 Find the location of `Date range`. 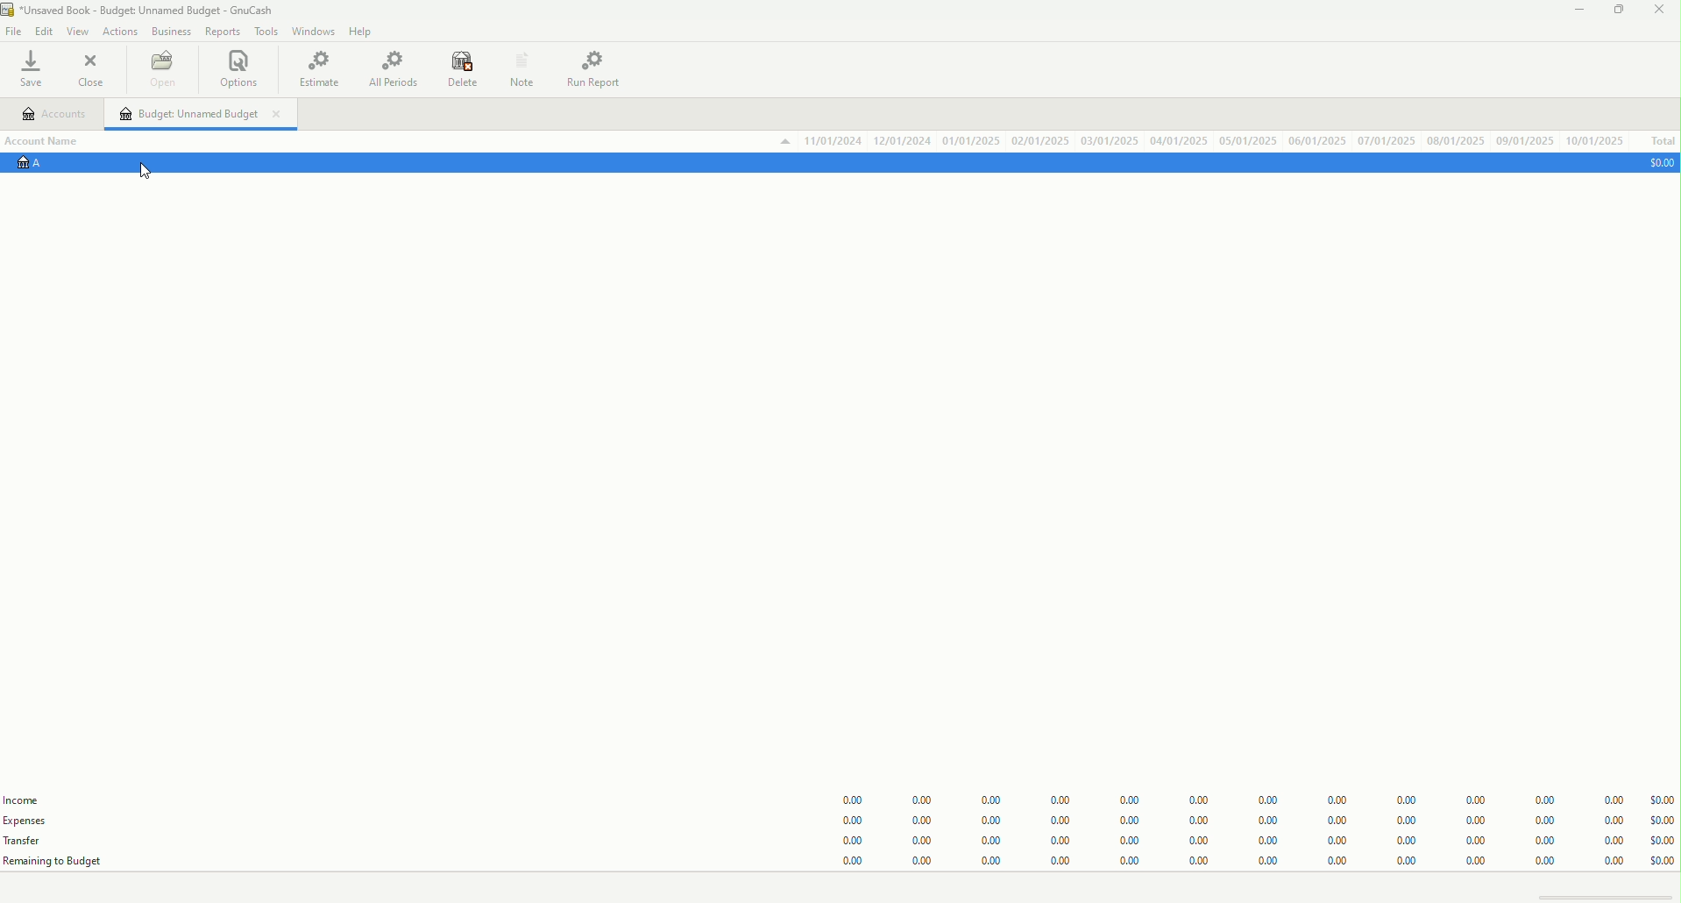

Date range is located at coordinates (1202, 141).